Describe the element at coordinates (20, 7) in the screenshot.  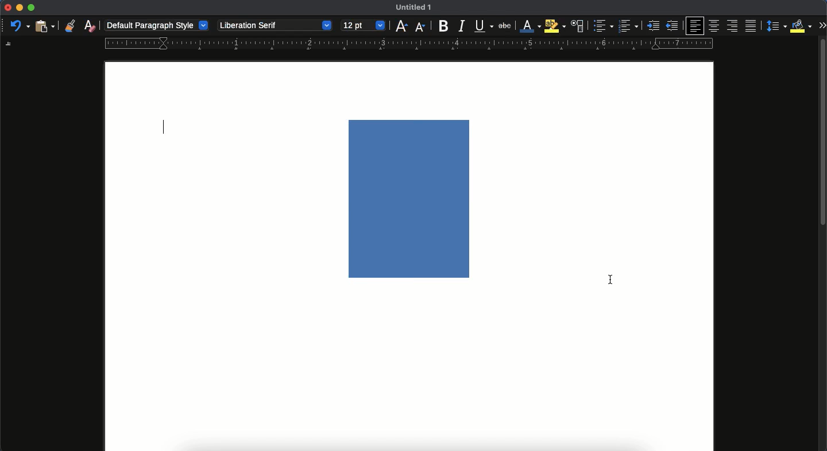
I see `minimize ` at that location.